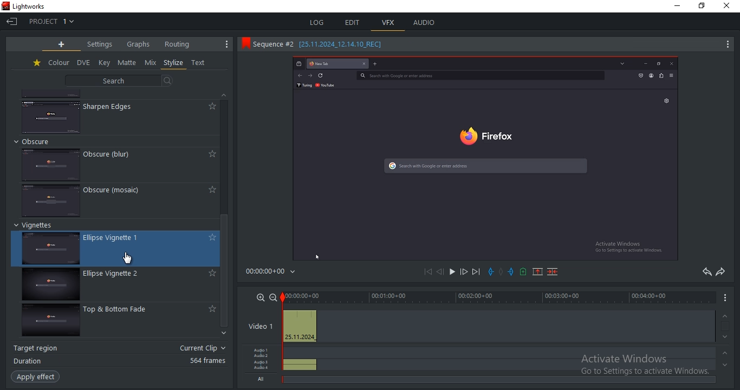 The height and width of the screenshot is (390, 740). I want to click on obscure (blur), so click(110, 153).